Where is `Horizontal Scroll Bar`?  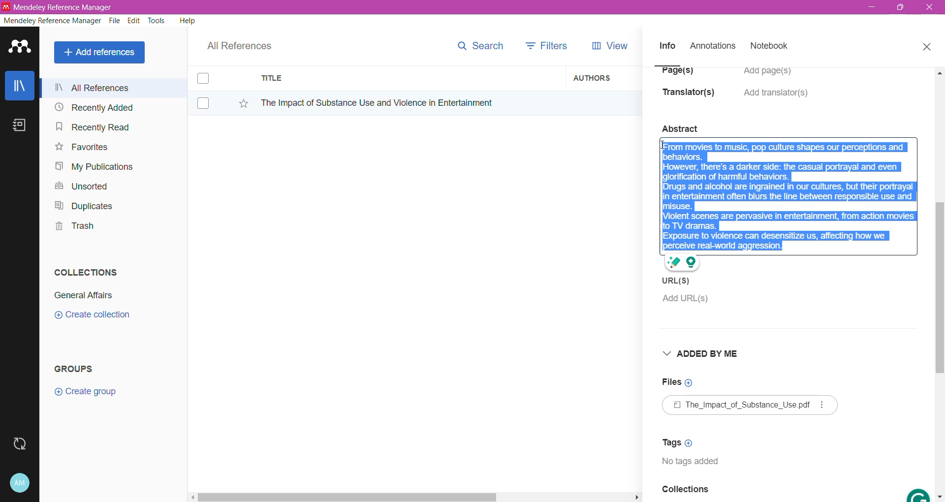 Horizontal Scroll Bar is located at coordinates (414, 496).